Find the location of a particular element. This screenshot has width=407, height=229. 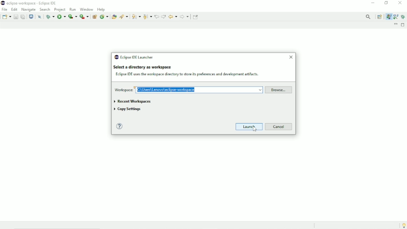

Pin editor is located at coordinates (196, 17).